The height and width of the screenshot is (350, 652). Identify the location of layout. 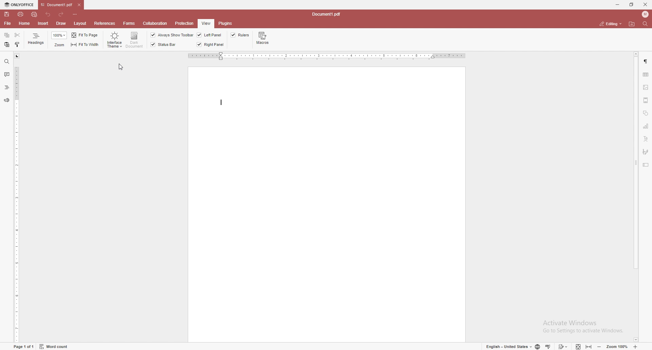
(80, 24).